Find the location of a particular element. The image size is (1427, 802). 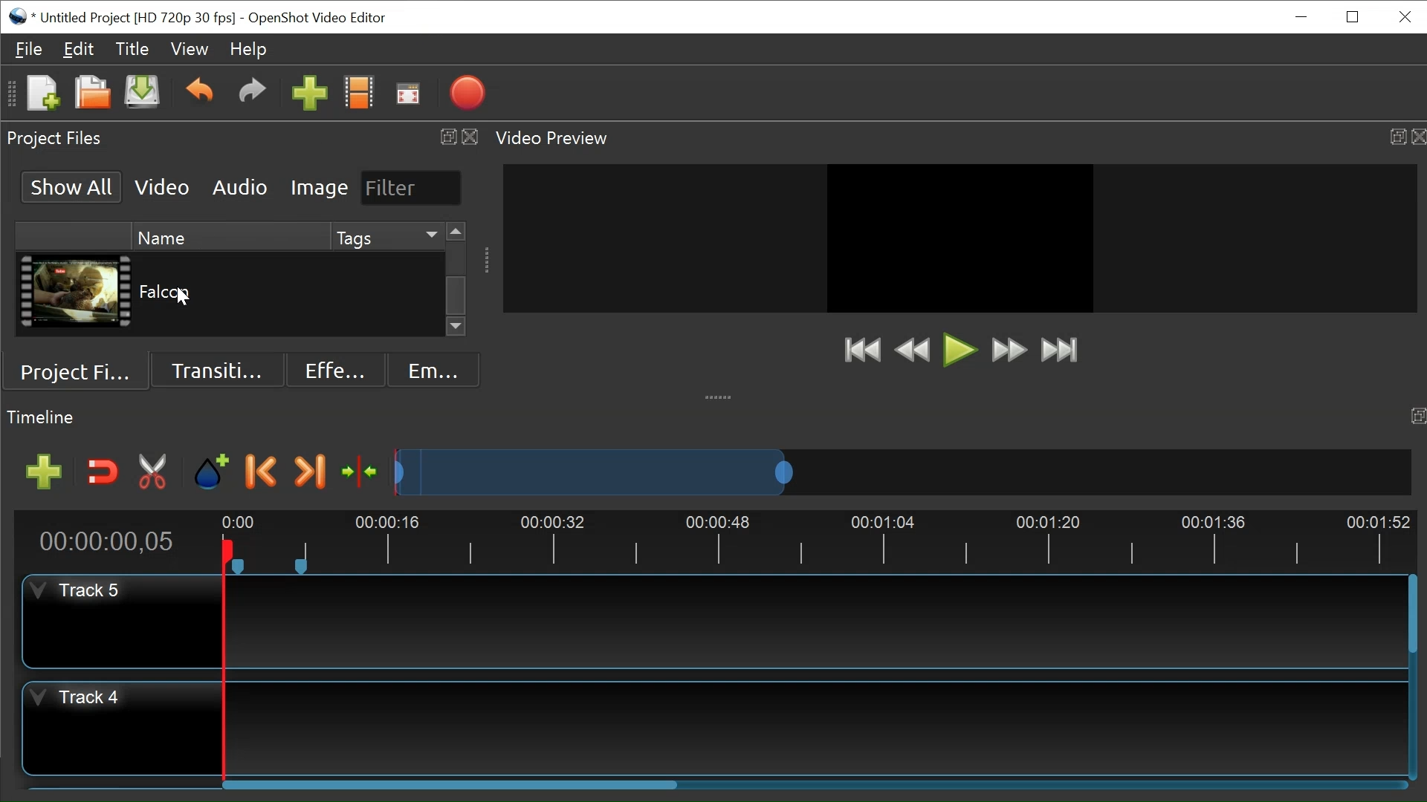

Title is located at coordinates (135, 51).